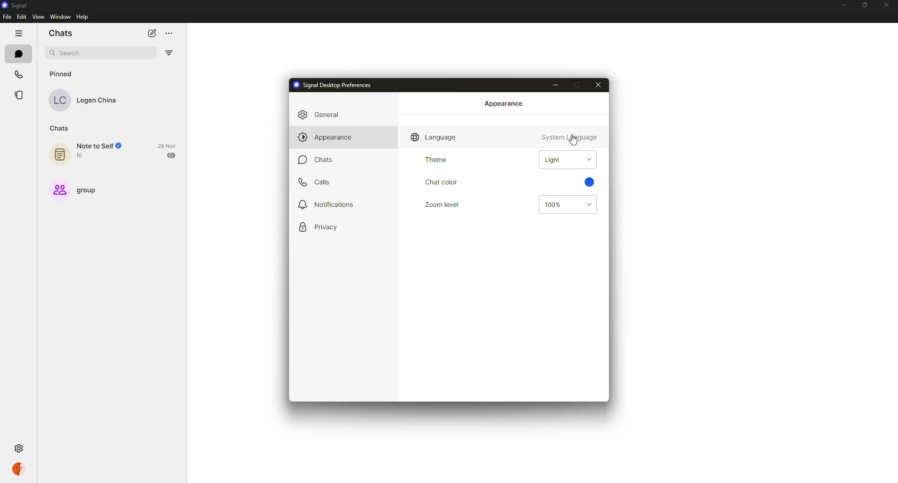 The image size is (898, 483). What do you see at coordinates (601, 84) in the screenshot?
I see `close` at bounding box center [601, 84].